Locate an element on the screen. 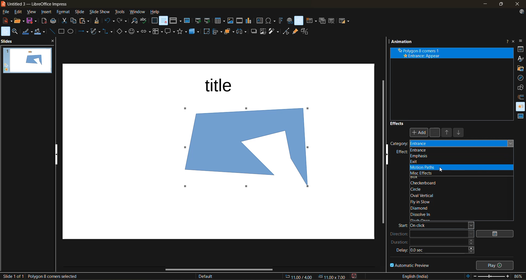 This screenshot has width=526, height=280. close pane is located at coordinates (55, 42).